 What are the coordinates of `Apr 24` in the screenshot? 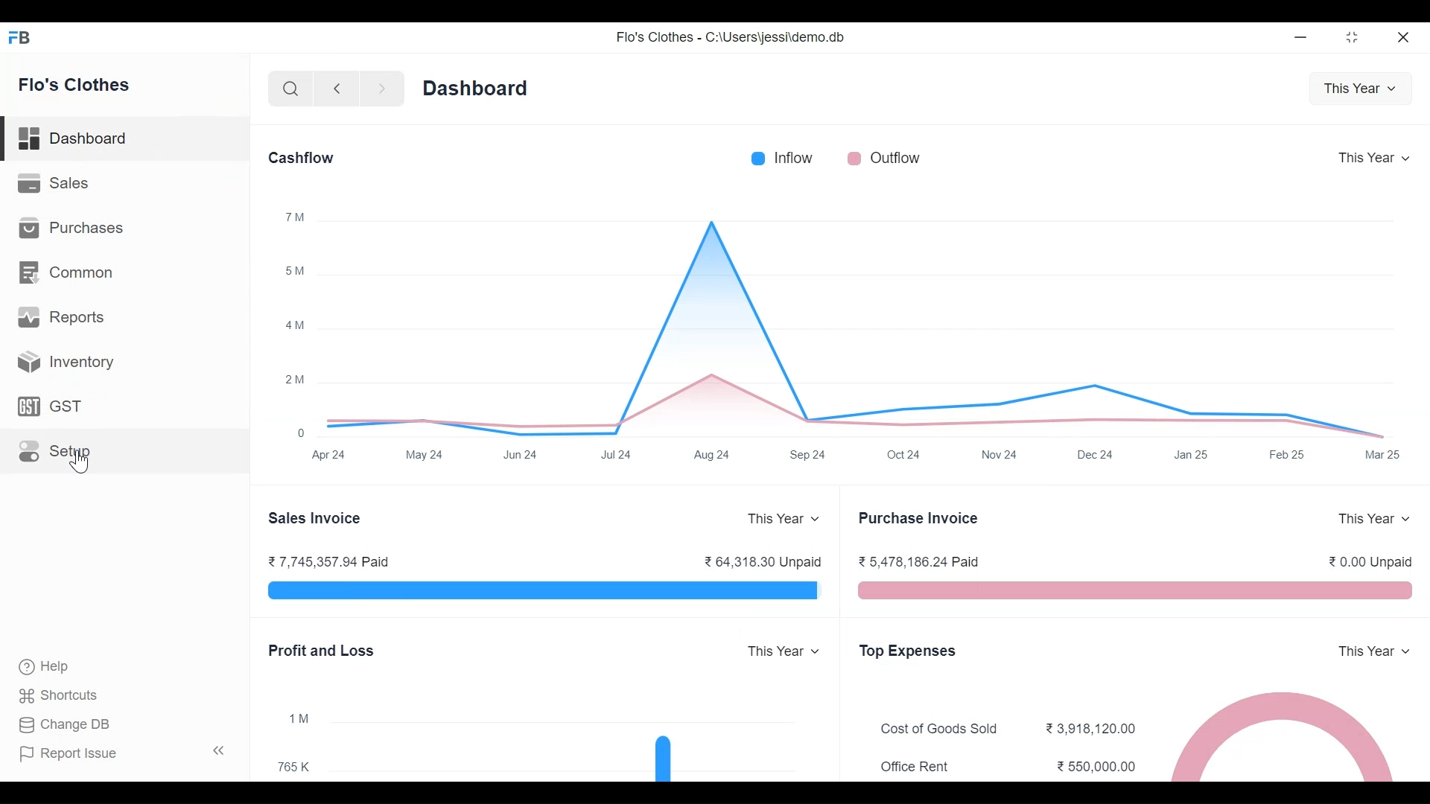 It's located at (325, 457).